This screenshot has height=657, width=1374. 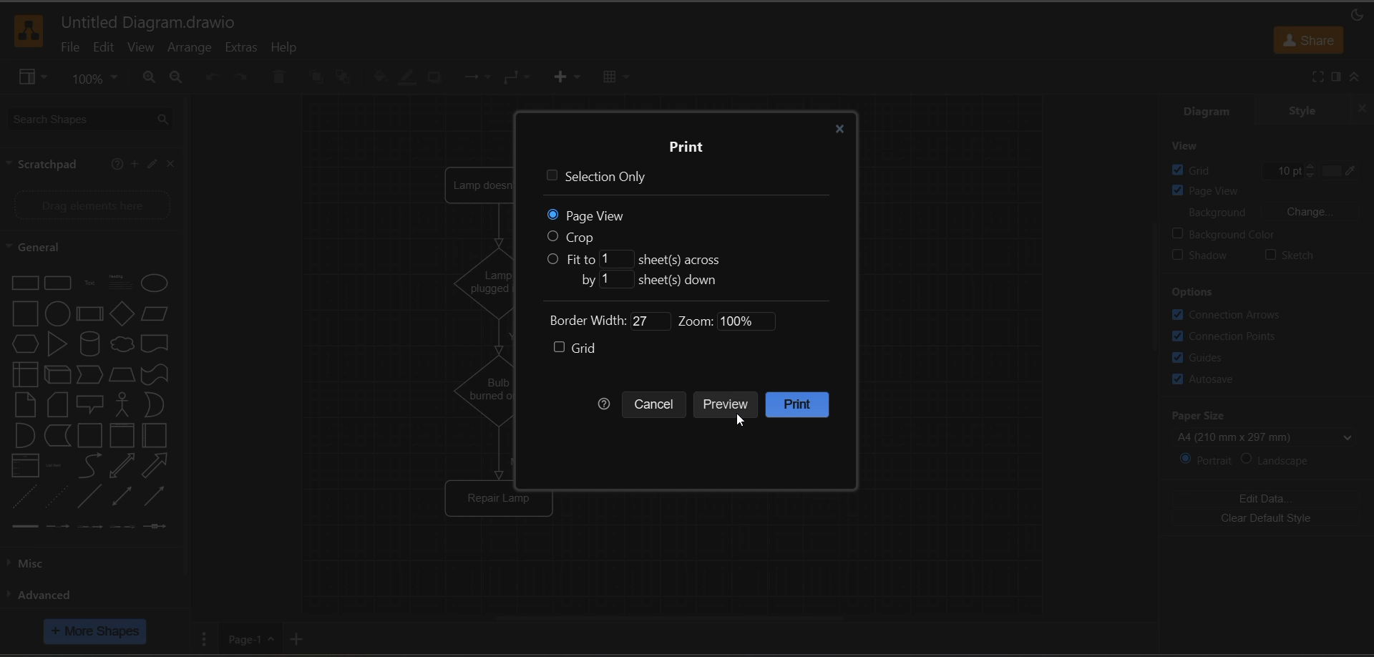 I want to click on page view, so click(x=1216, y=192).